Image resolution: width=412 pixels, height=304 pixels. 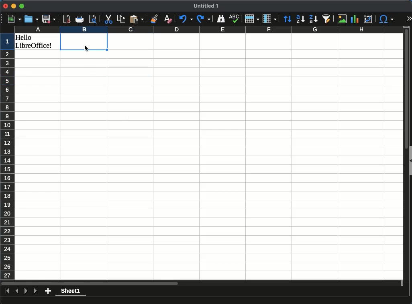 I want to click on finder, so click(x=221, y=19).